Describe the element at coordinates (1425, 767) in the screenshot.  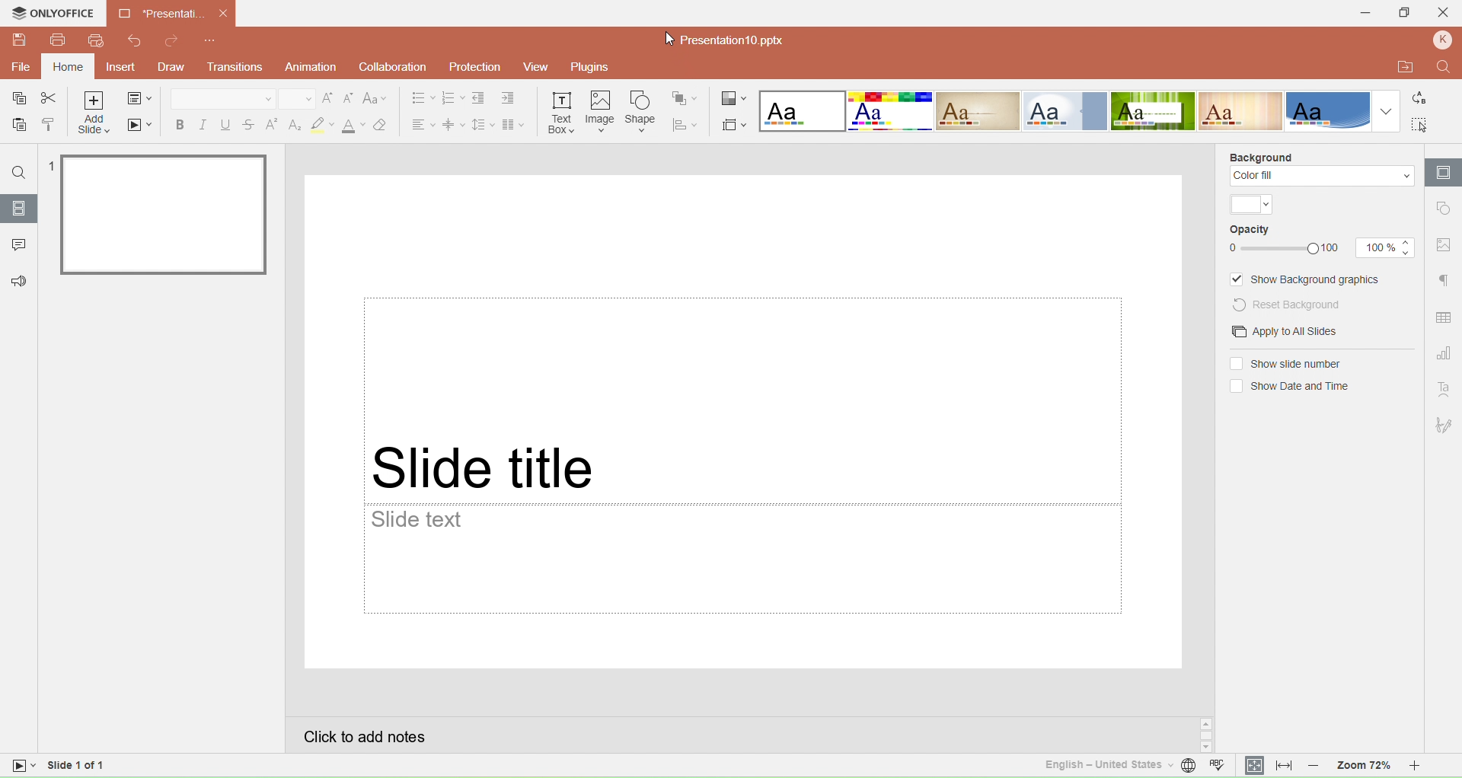
I see `Zoom in` at that location.